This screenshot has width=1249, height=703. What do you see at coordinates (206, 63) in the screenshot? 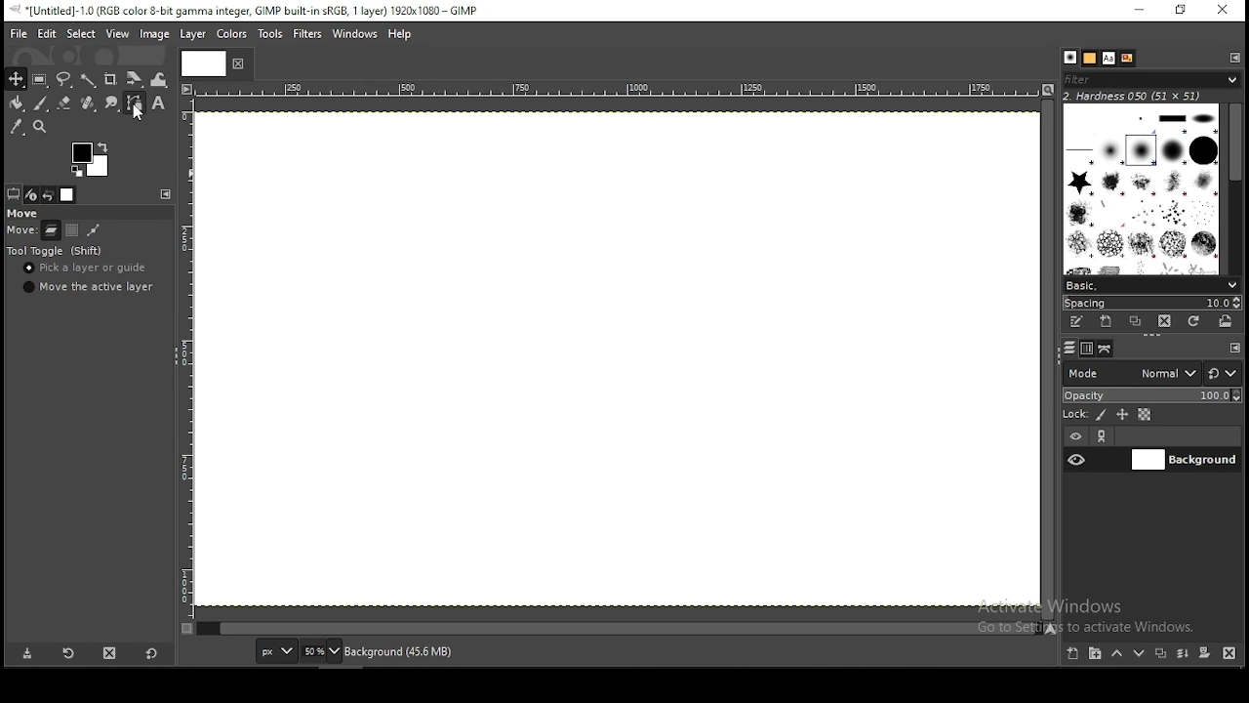
I see `tab` at bounding box center [206, 63].